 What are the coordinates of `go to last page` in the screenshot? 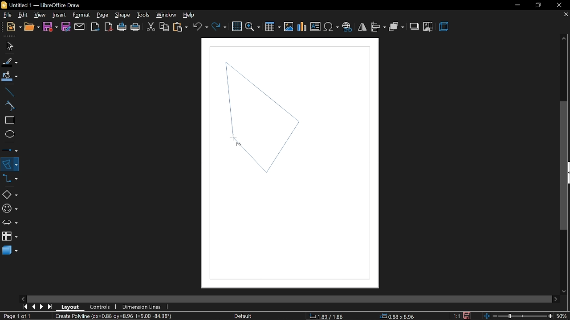 It's located at (51, 305).